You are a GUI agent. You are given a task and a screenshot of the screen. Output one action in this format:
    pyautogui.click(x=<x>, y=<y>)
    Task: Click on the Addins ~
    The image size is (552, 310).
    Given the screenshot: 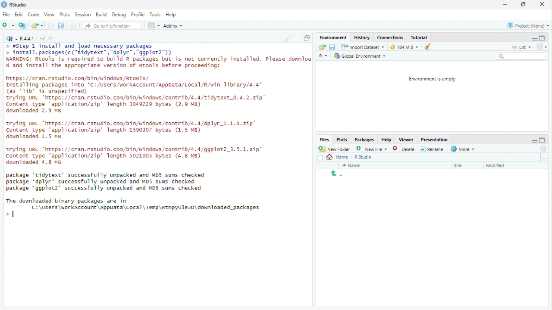 What is the action you would take?
    pyautogui.click(x=172, y=25)
    